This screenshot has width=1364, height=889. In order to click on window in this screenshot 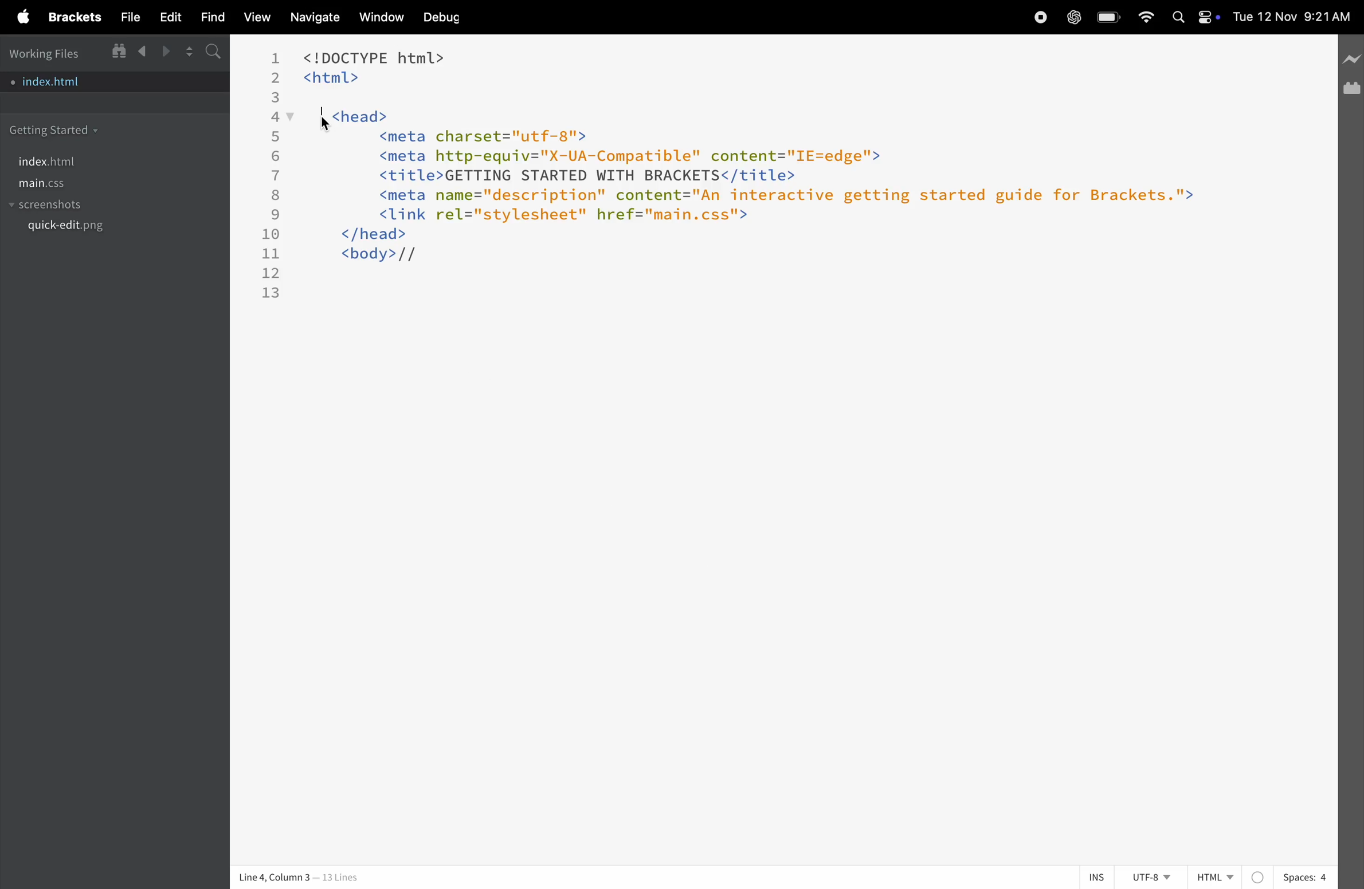, I will do `click(379, 17)`.